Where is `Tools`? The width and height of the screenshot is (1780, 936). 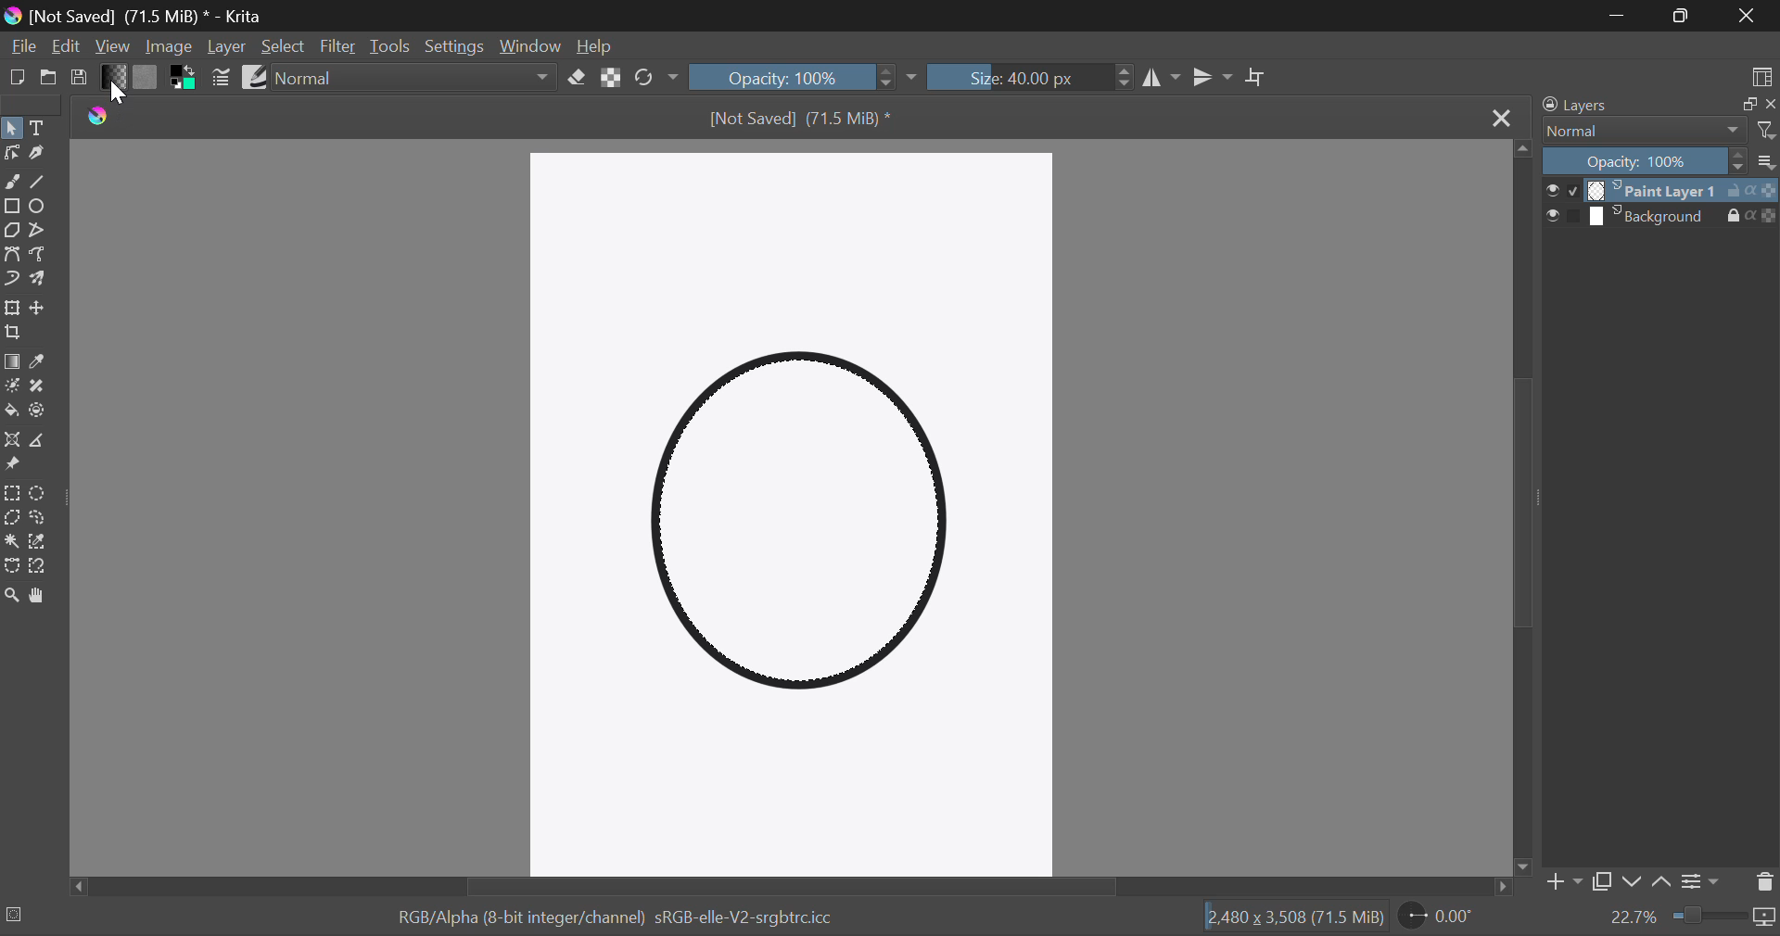
Tools is located at coordinates (390, 45).